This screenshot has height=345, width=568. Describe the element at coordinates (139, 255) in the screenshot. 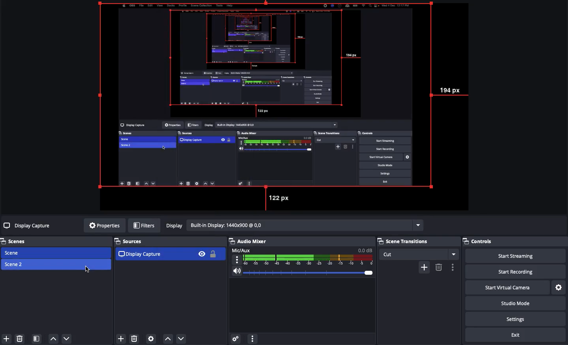

I see `Display capture` at that location.